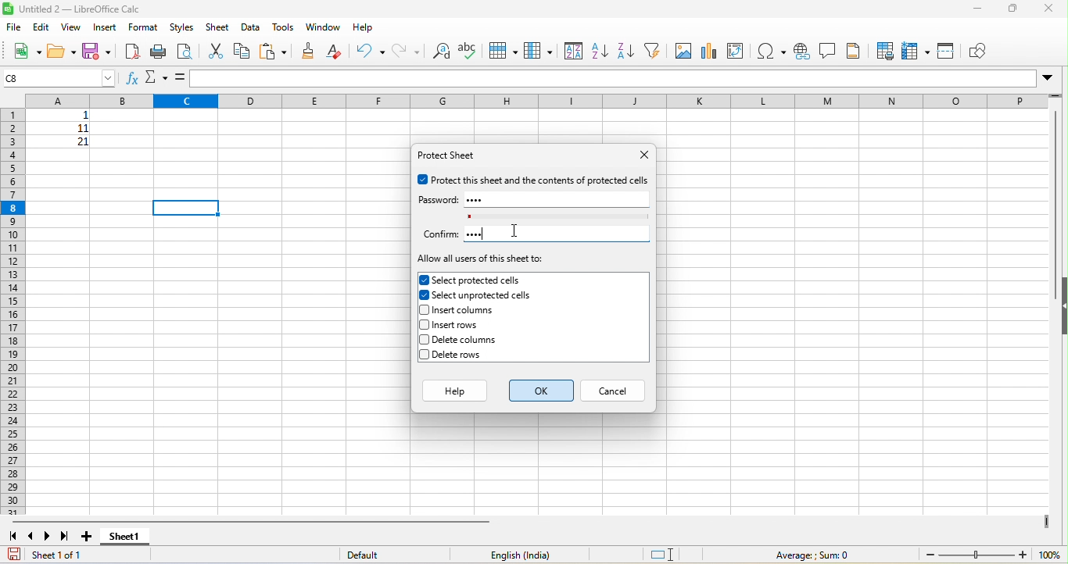  I want to click on column, so click(538, 50).